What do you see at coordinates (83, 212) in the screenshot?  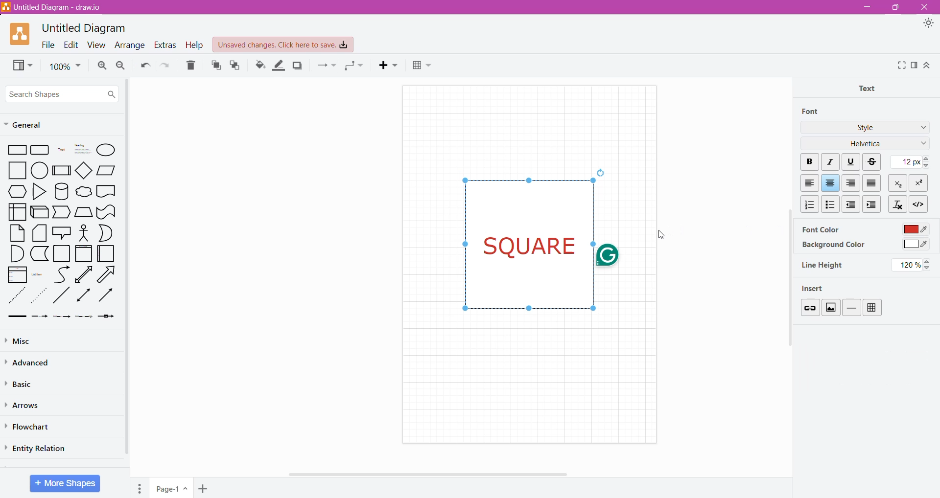 I see `Manual Input` at bounding box center [83, 212].